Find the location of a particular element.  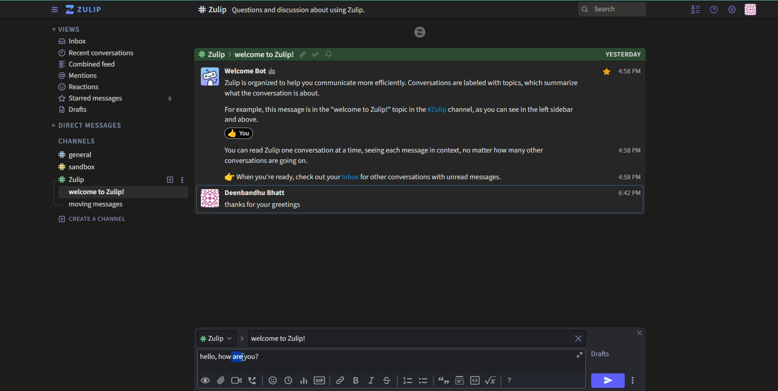

 Zulip is organized to help you communicate more efficiently. Conversations are labeled with topics, which summarize what the conversation is about. is located at coordinates (403, 88).